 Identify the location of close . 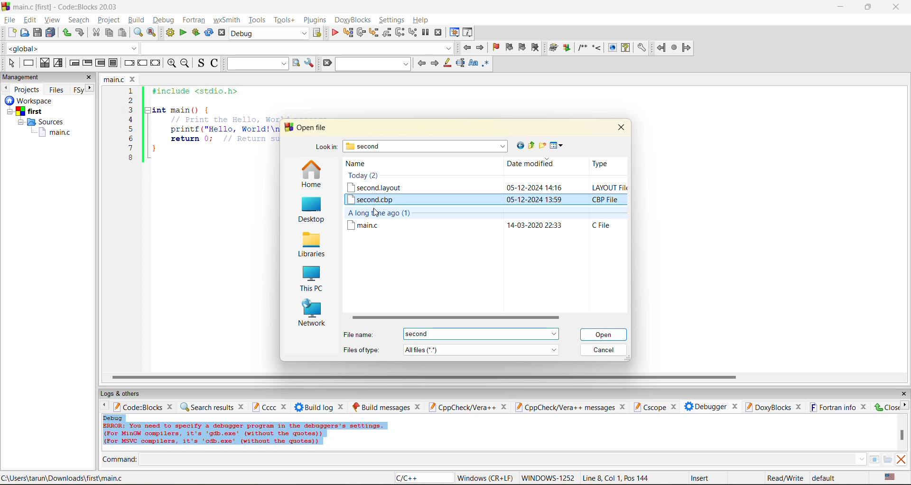
(897, 7).